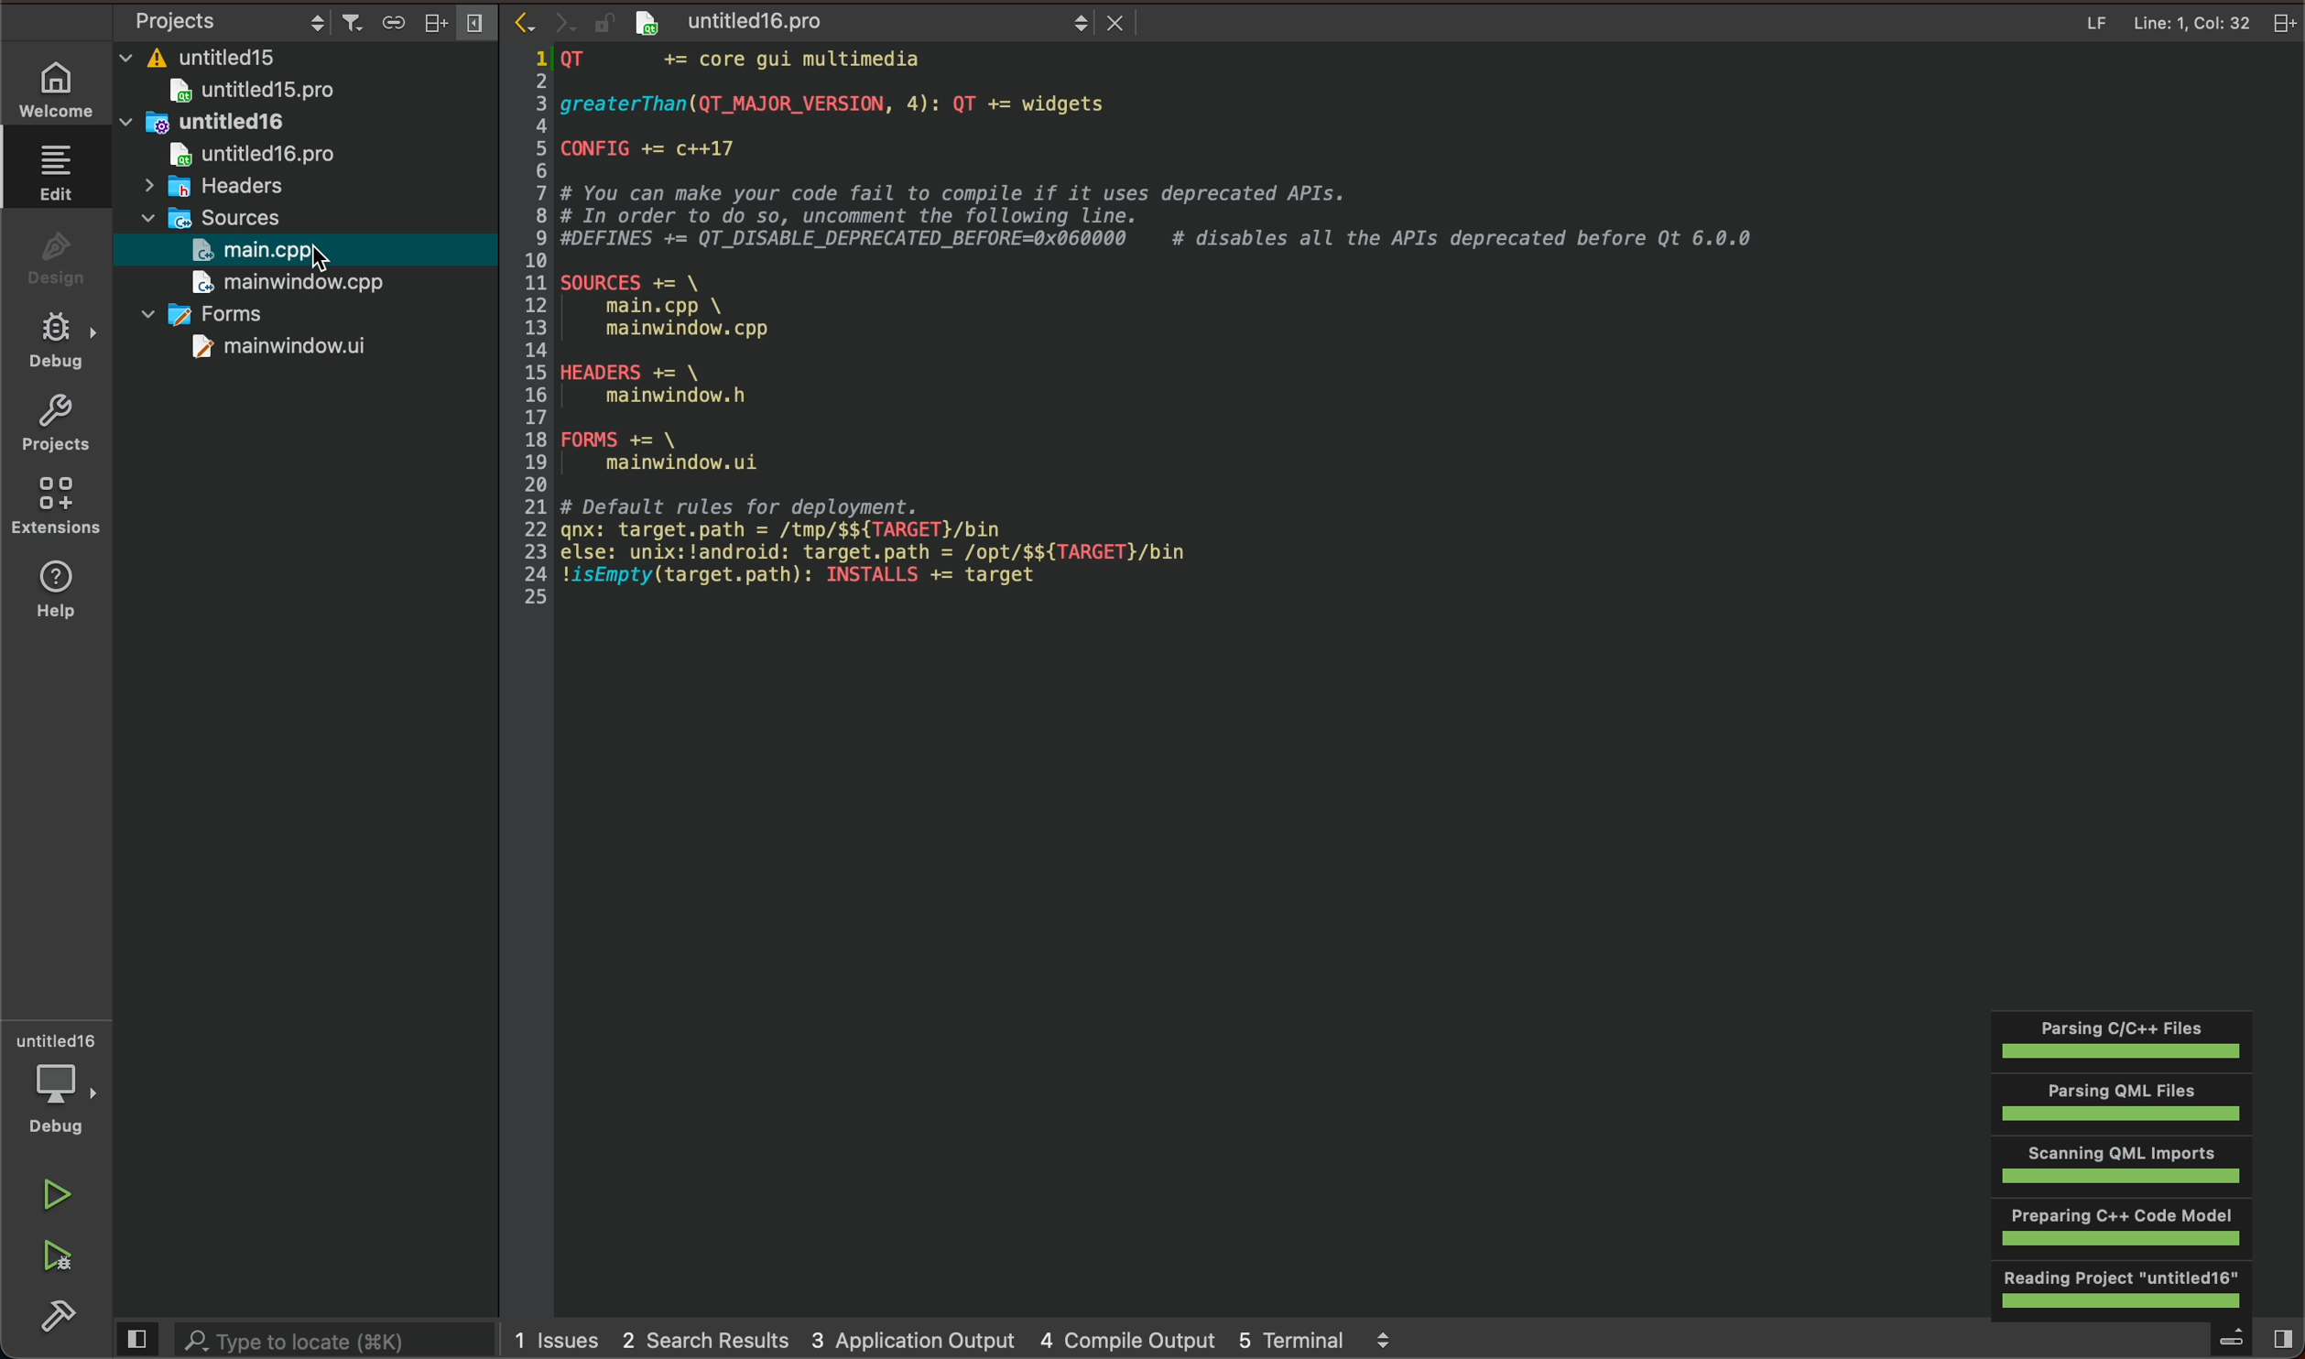  Describe the element at coordinates (260, 156) in the screenshot. I see `untitledpro` at that location.